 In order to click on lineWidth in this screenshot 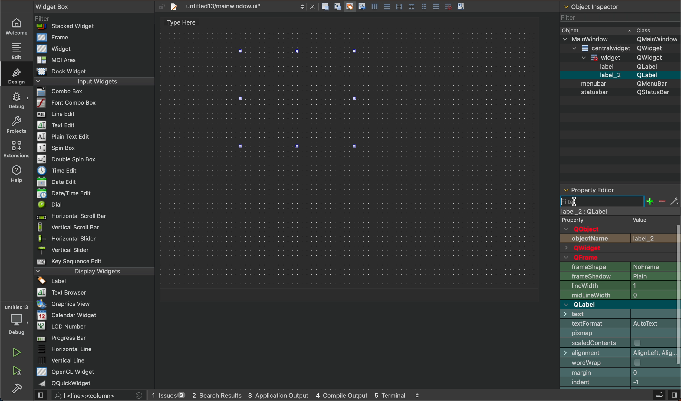, I will do `click(620, 286)`.